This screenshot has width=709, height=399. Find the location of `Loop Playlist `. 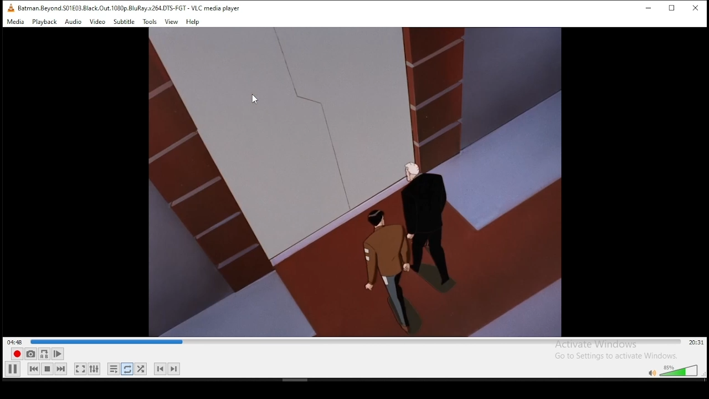

Loop Playlist  is located at coordinates (114, 370).